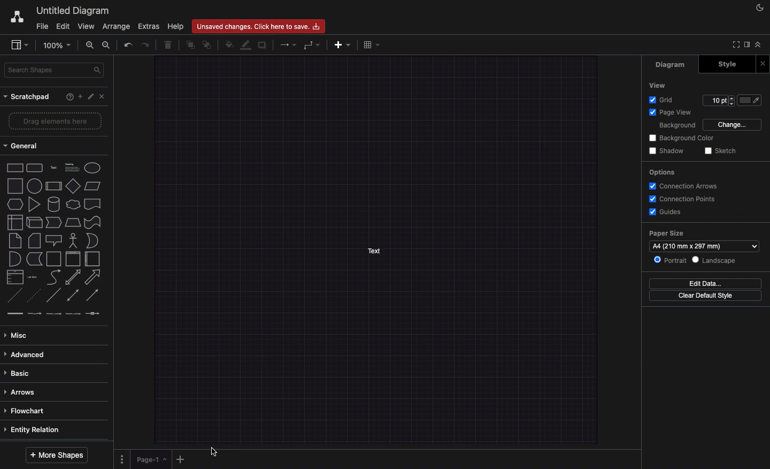 The height and width of the screenshot is (469, 770). Describe the element at coordinates (28, 354) in the screenshot. I see `Advanced` at that location.